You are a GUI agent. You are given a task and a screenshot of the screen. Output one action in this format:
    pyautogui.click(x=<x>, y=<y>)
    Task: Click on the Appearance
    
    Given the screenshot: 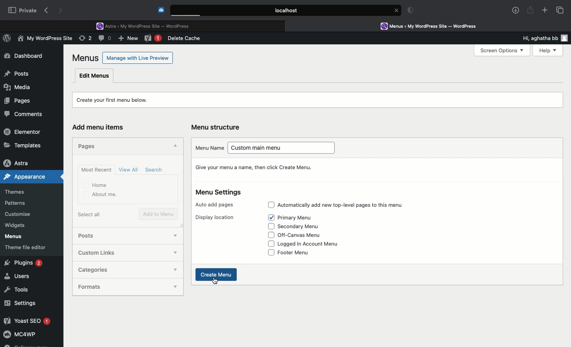 What is the action you would take?
    pyautogui.click(x=32, y=177)
    